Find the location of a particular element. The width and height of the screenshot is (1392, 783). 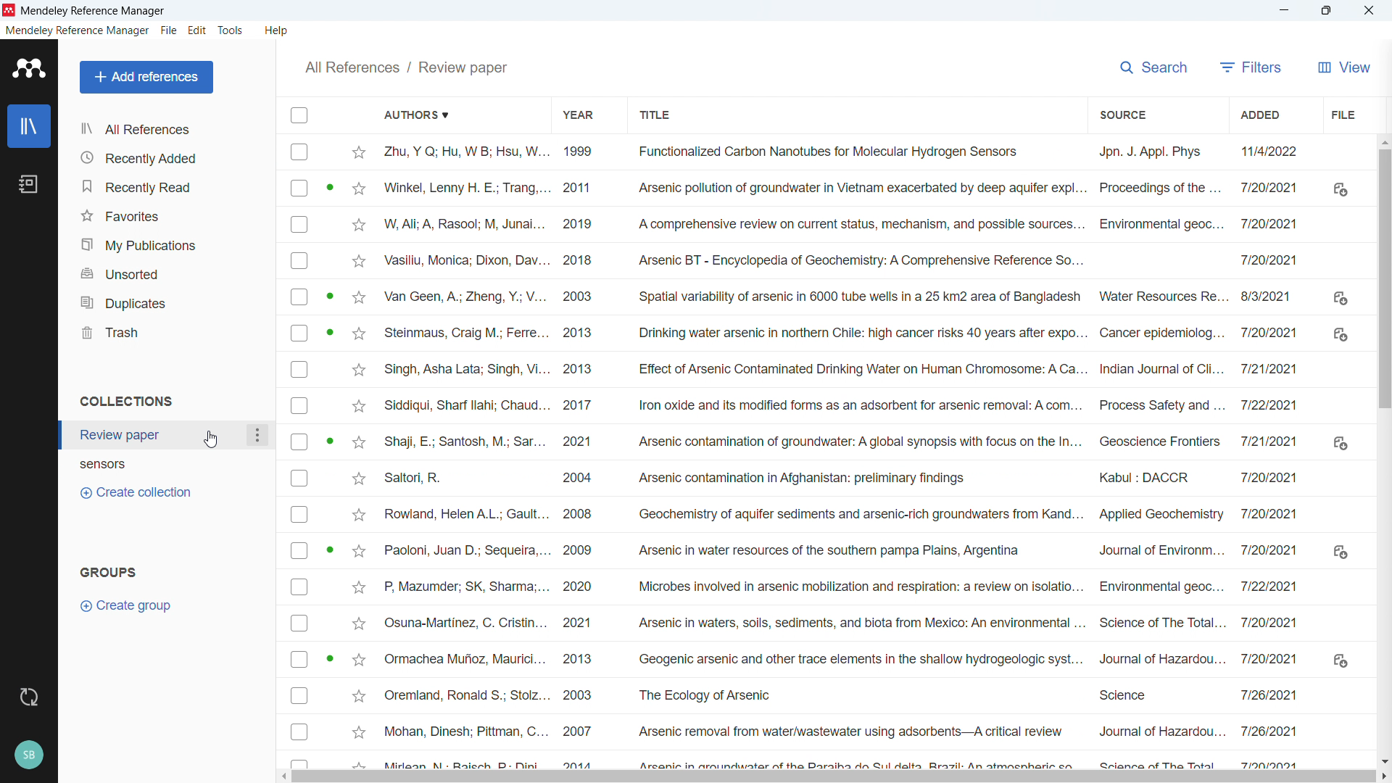

Library  is located at coordinates (29, 126).